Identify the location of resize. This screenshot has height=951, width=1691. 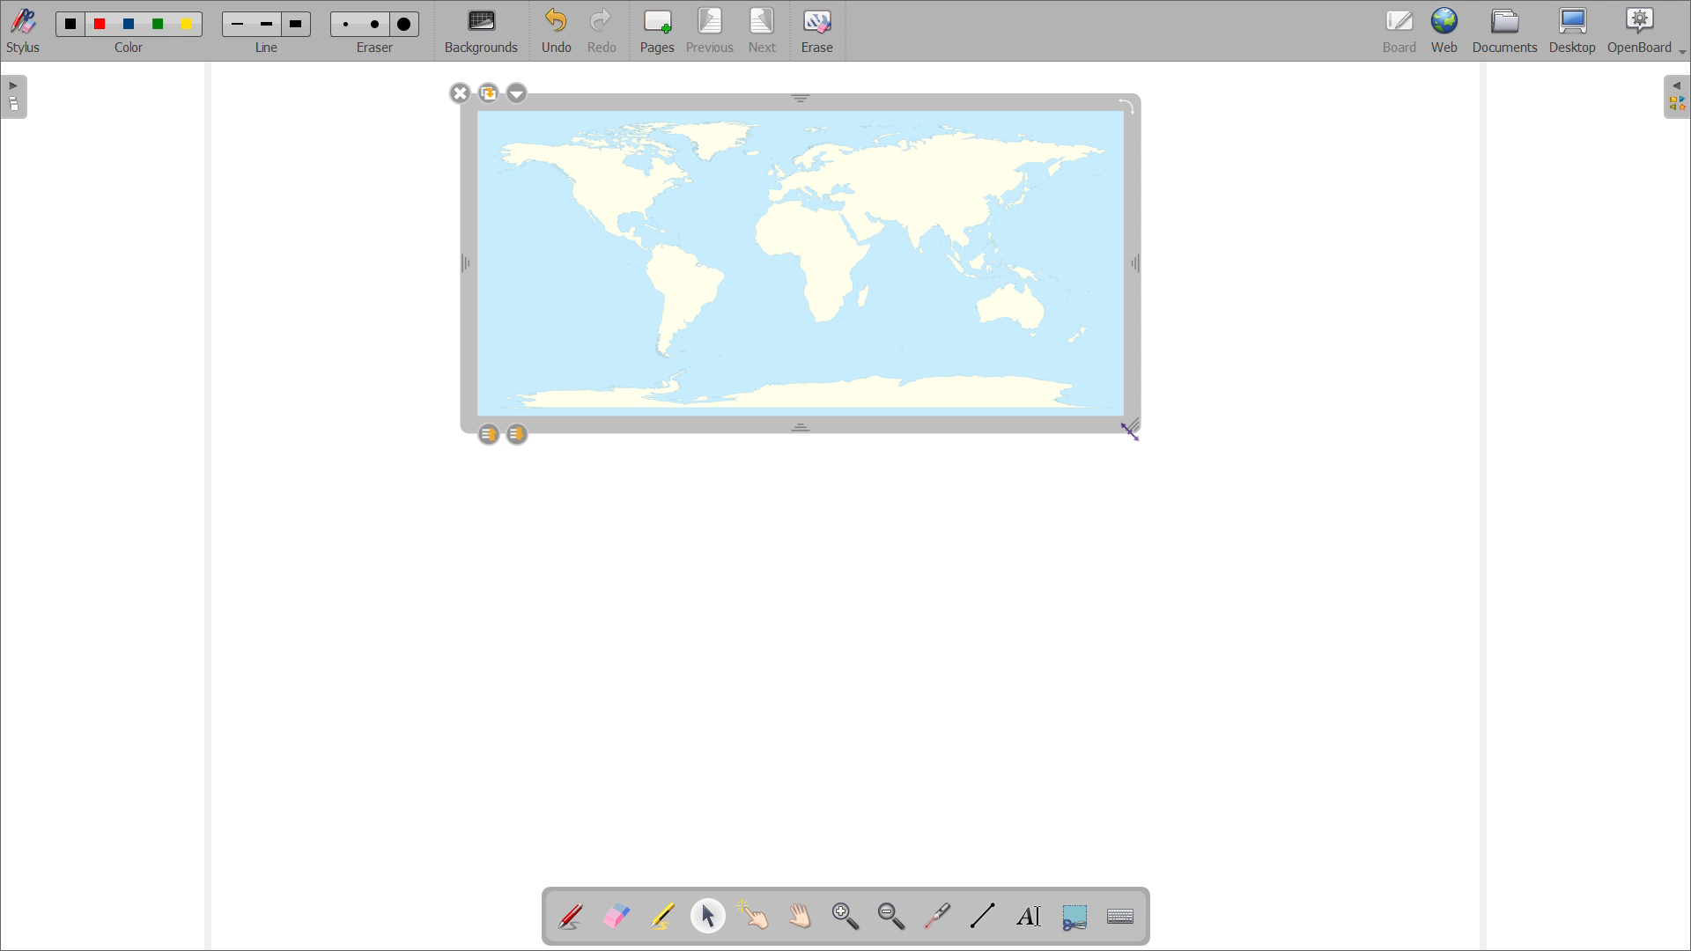
(1137, 262).